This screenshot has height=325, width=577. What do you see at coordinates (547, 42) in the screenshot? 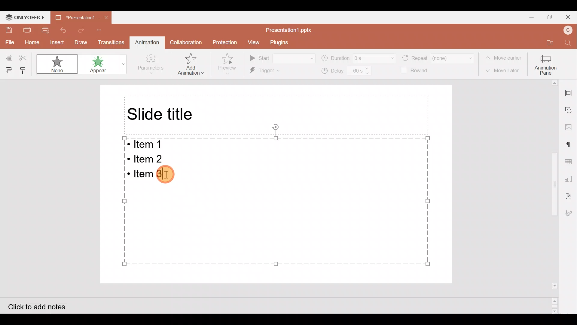
I see `Open file location` at bounding box center [547, 42].